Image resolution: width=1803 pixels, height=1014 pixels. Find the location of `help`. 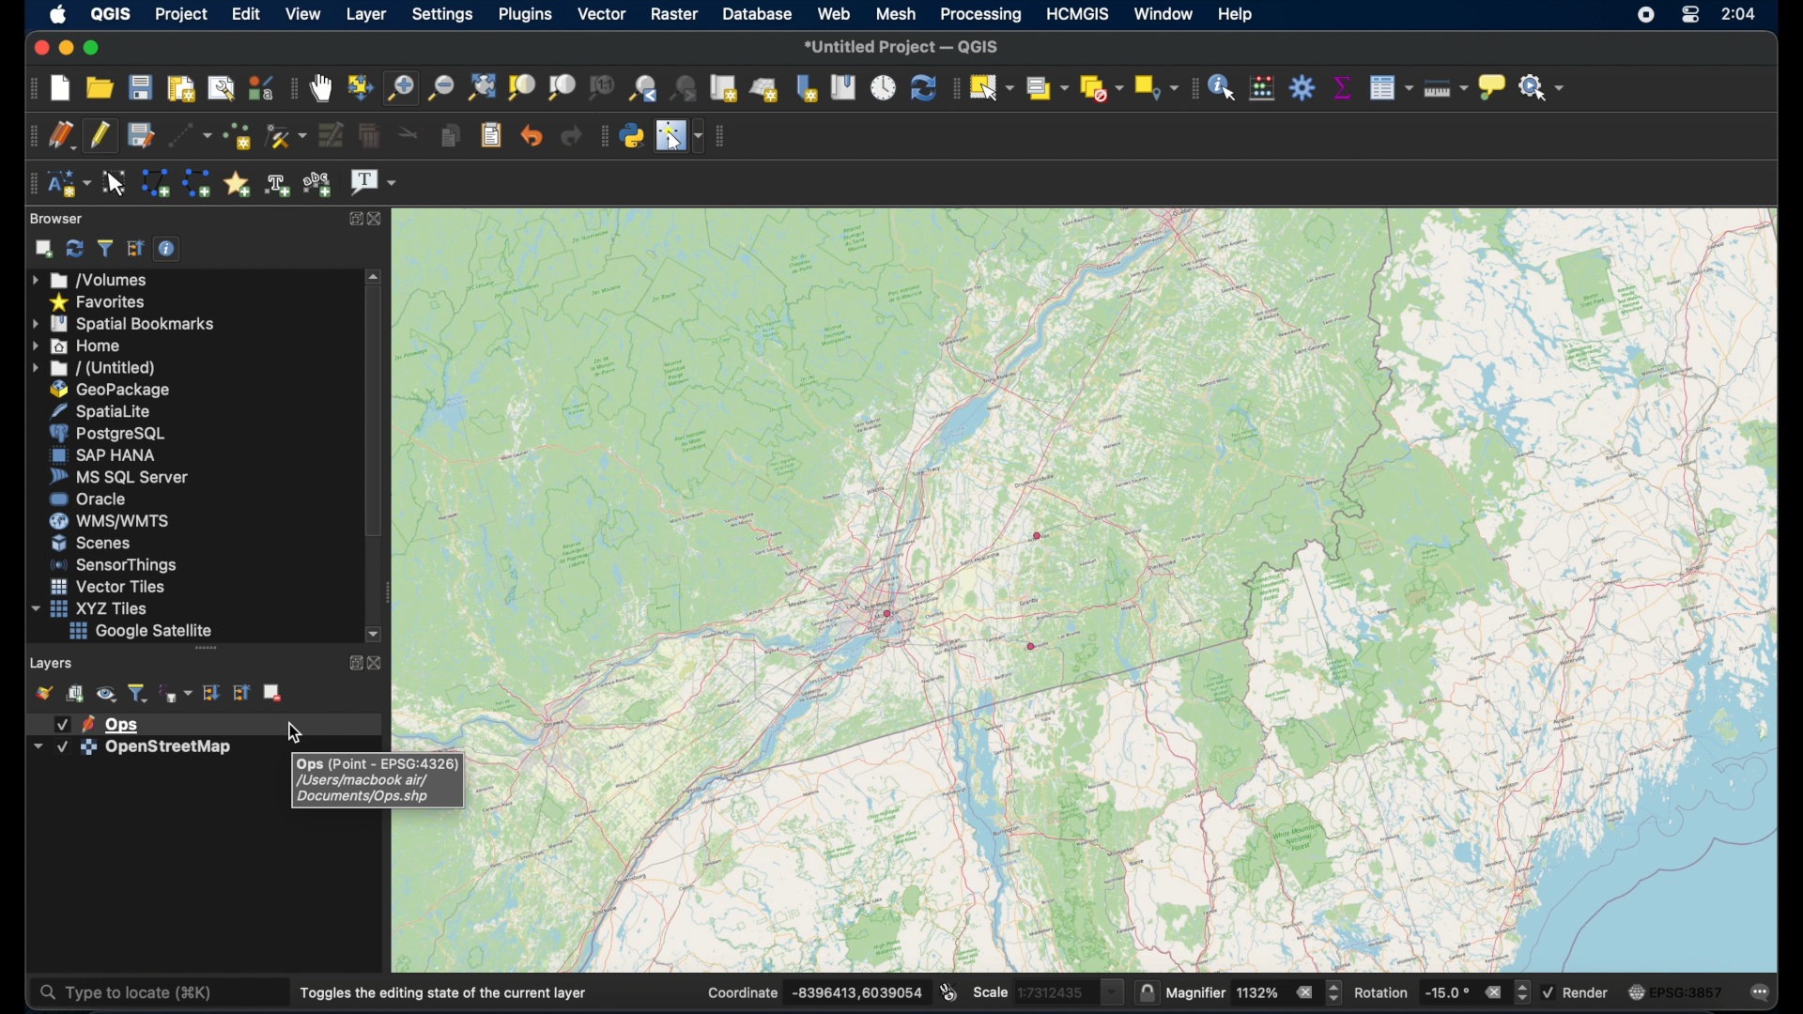

help is located at coordinates (1235, 16).